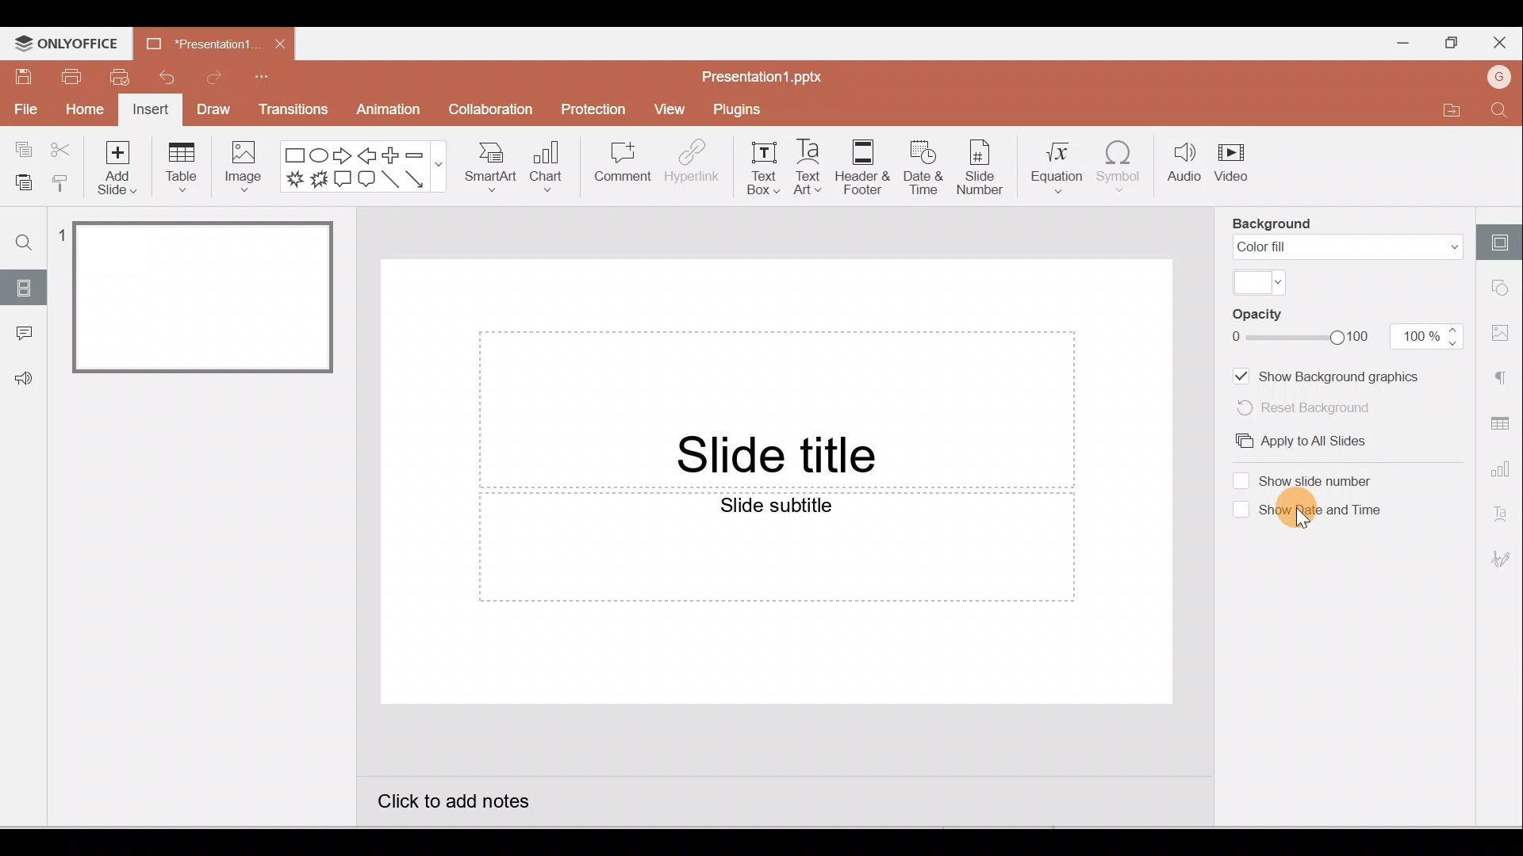  I want to click on Master slide 2, so click(223, 448).